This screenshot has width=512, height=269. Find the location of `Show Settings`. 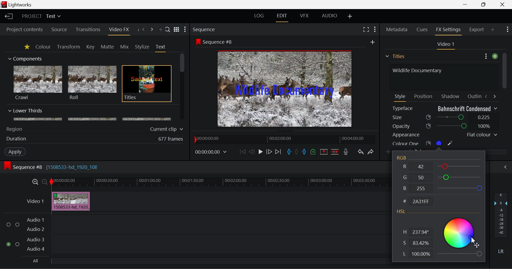

Show Settings is located at coordinates (185, 29).